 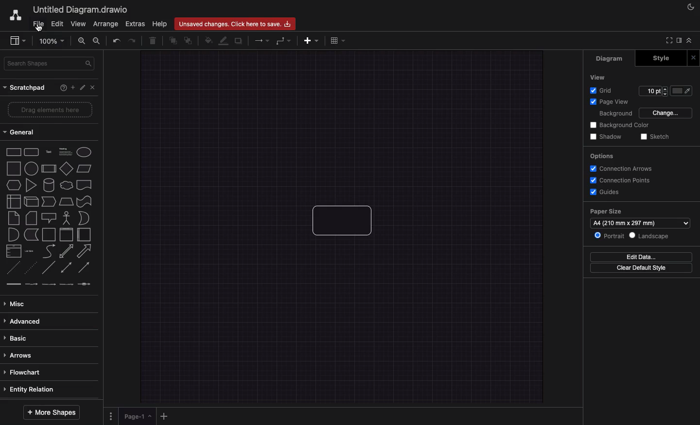 What do you see at coordinates (643, 268) in the screenshot?
I see `Clear default style` at bounding box center [643, 268].